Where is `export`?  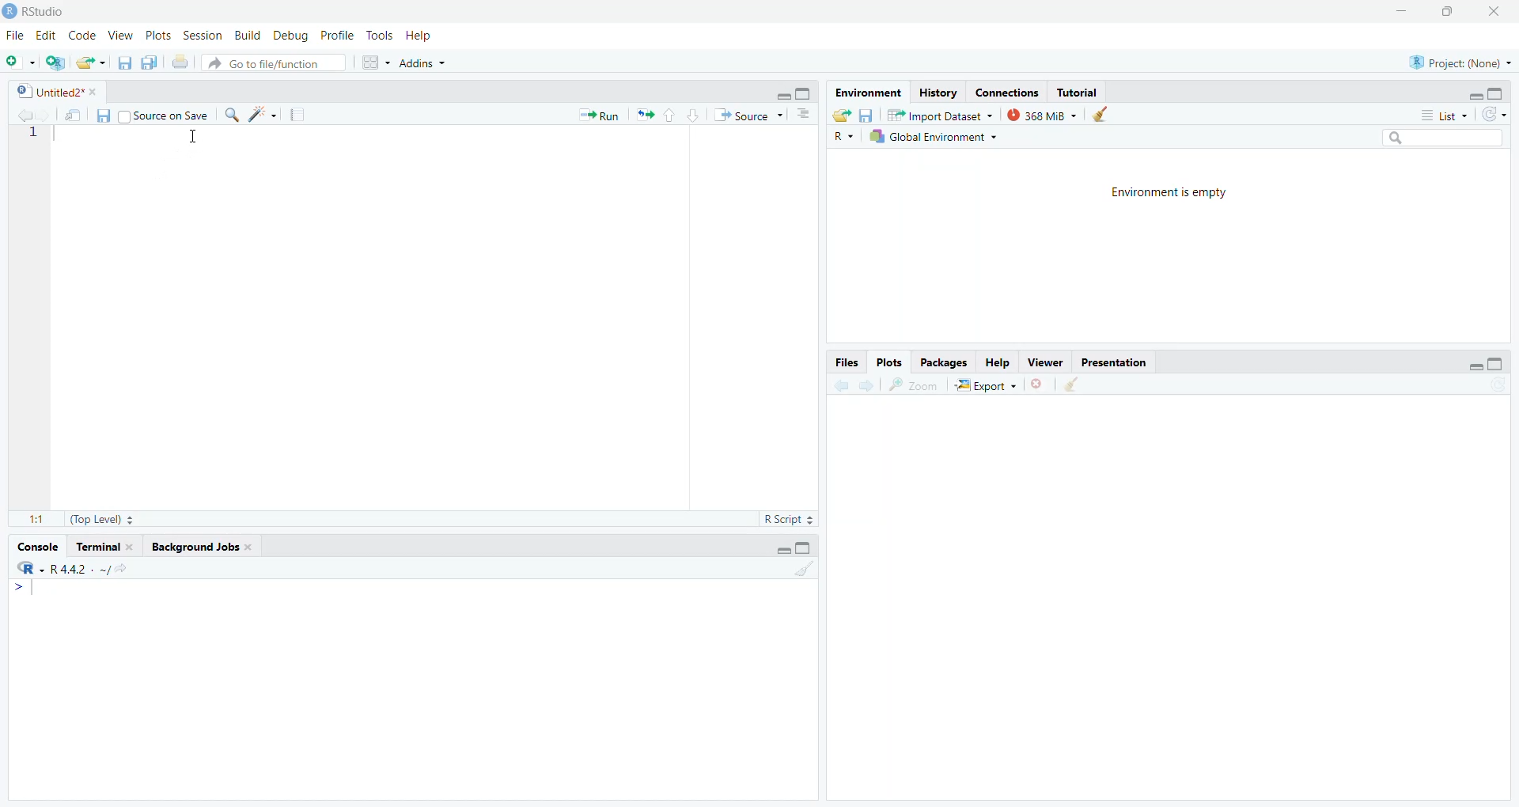
export is located at coordinates (843, 118).